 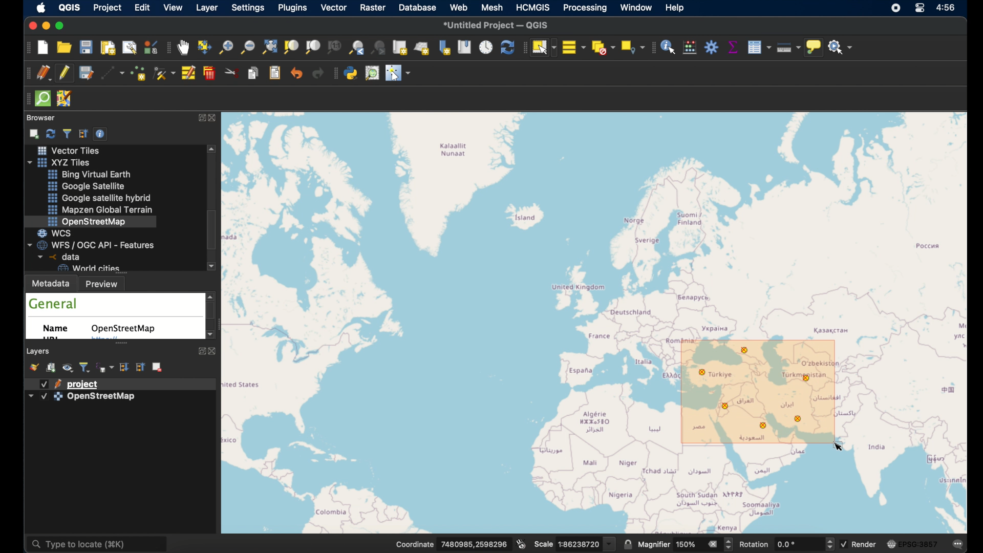 What do you see at coordinates (269, 47) in the screenshot?
I see `zoom full` at bounding box center [269, 47].